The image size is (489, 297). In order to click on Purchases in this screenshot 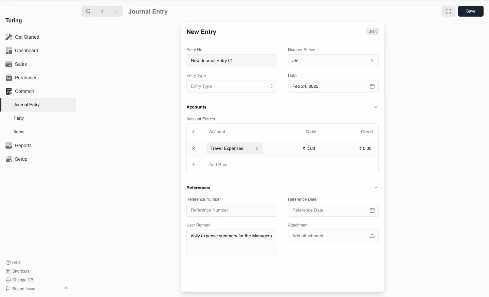, I will do `click(22, 78)`.